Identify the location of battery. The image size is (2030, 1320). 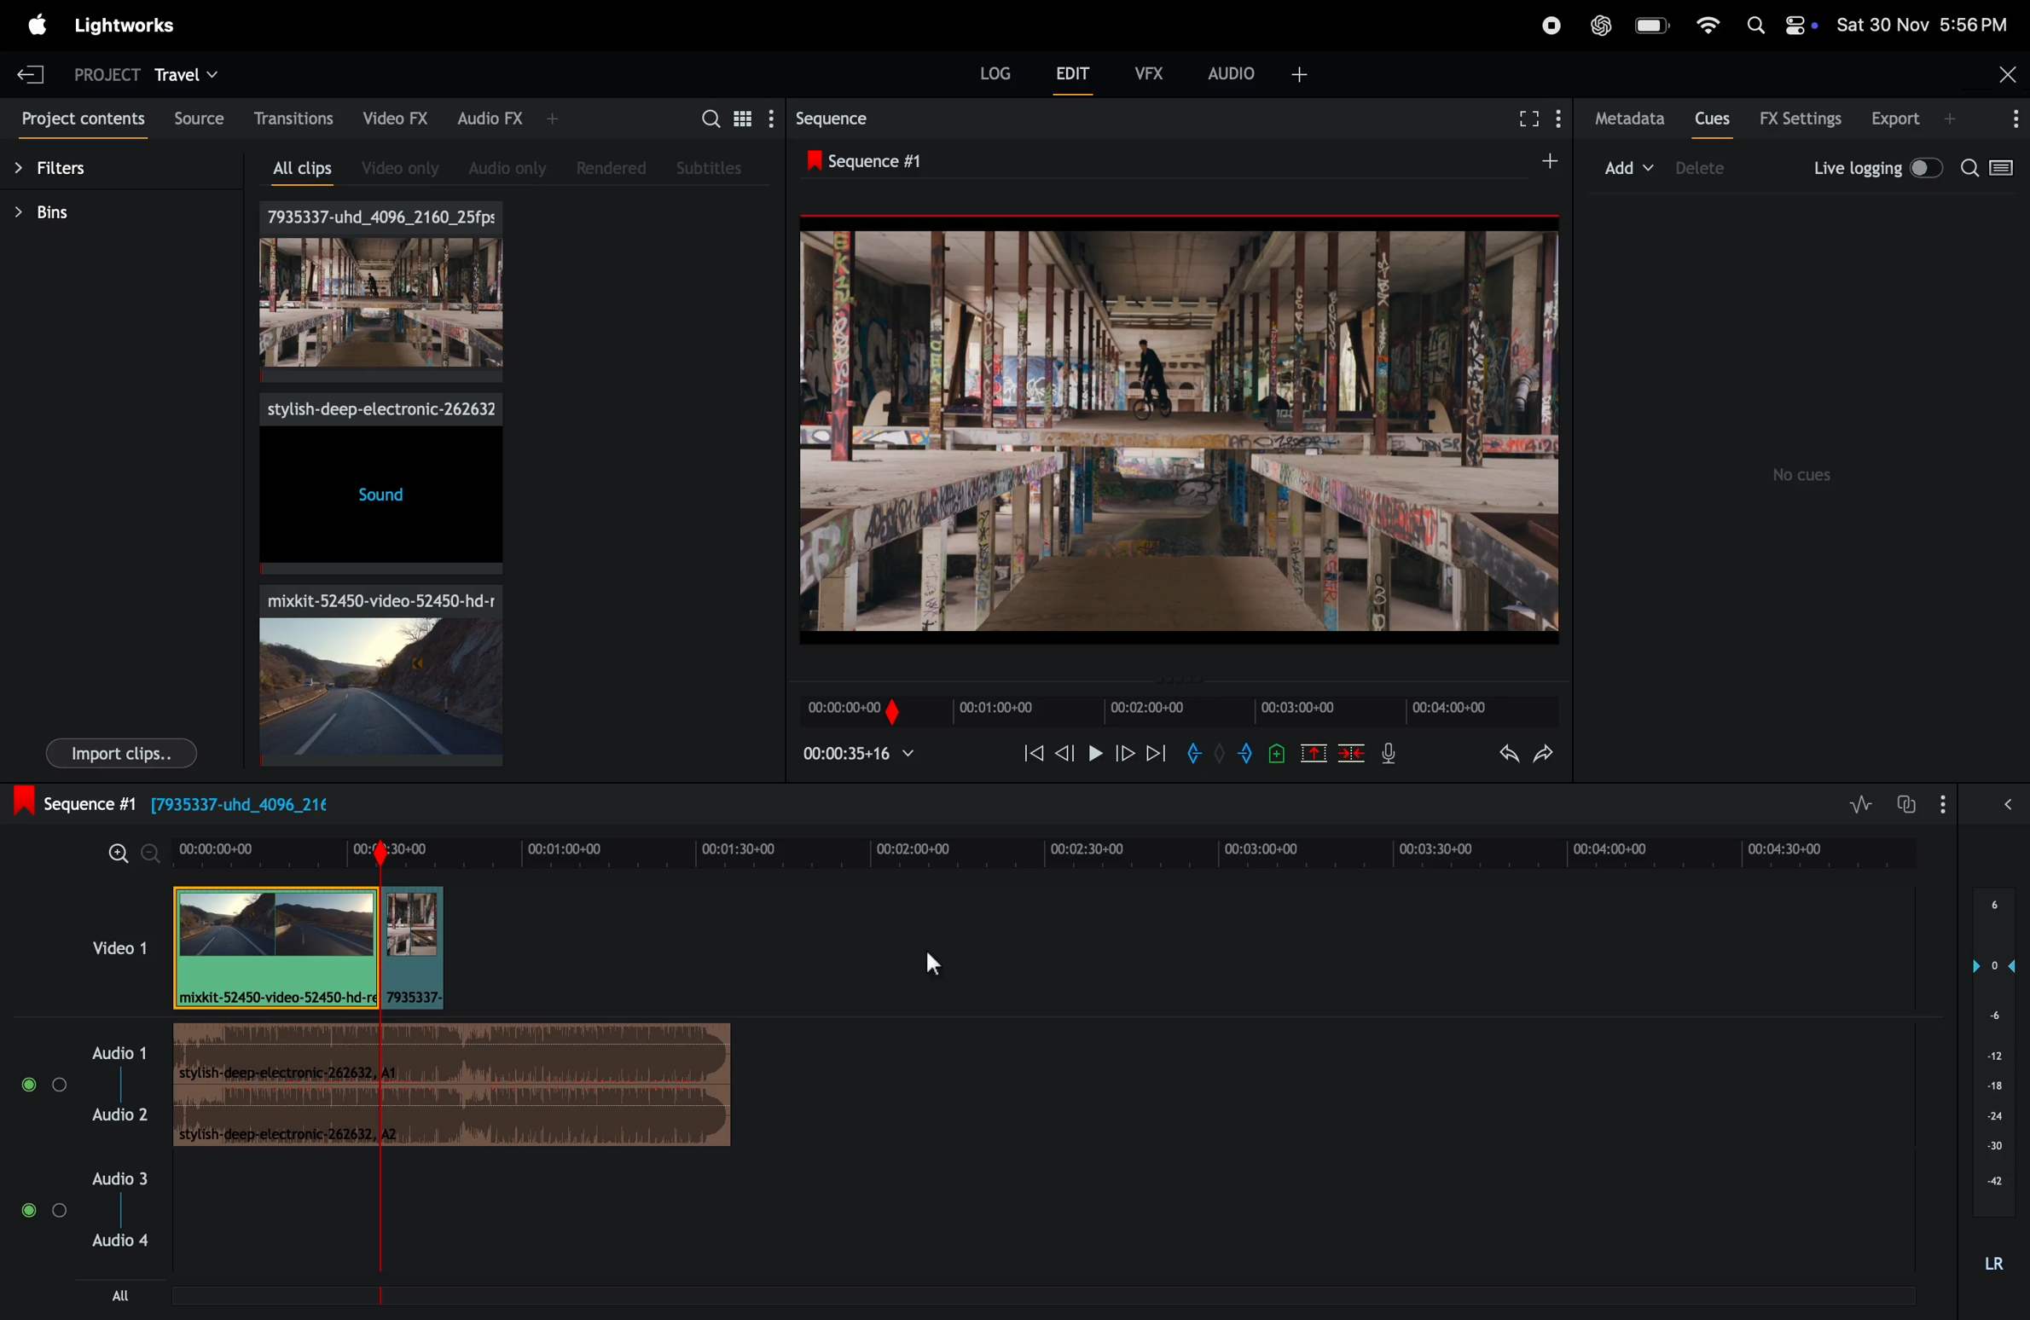
(1654, 27).